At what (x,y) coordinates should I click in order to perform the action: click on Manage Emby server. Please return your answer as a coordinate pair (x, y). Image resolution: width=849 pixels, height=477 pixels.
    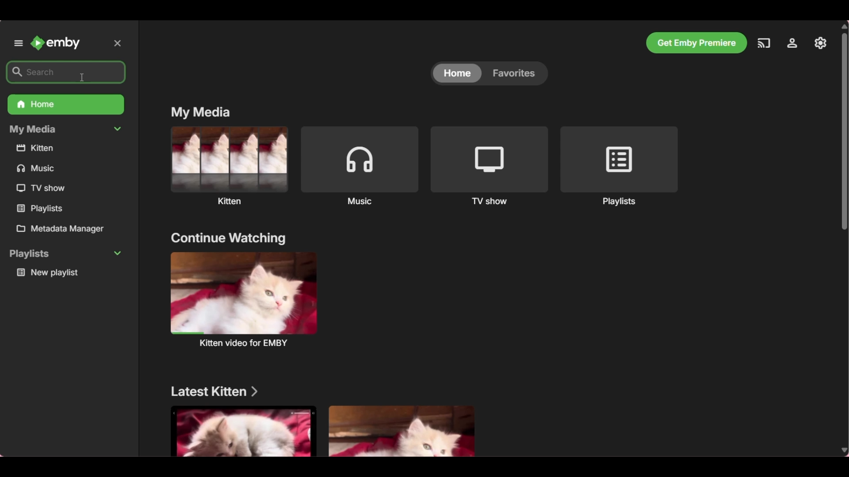
    Looking at the image, I should click on (793, 43).